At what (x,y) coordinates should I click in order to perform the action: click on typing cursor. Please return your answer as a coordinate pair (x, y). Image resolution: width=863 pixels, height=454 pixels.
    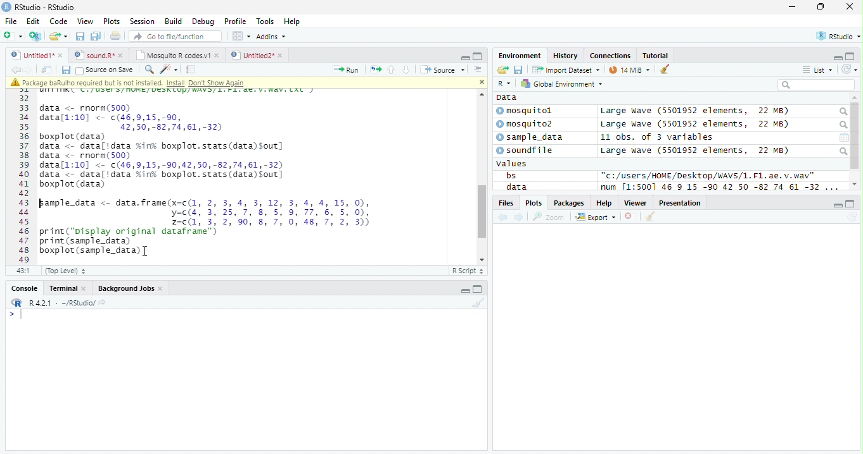
    Looking at the image, I should click on (15, 315).